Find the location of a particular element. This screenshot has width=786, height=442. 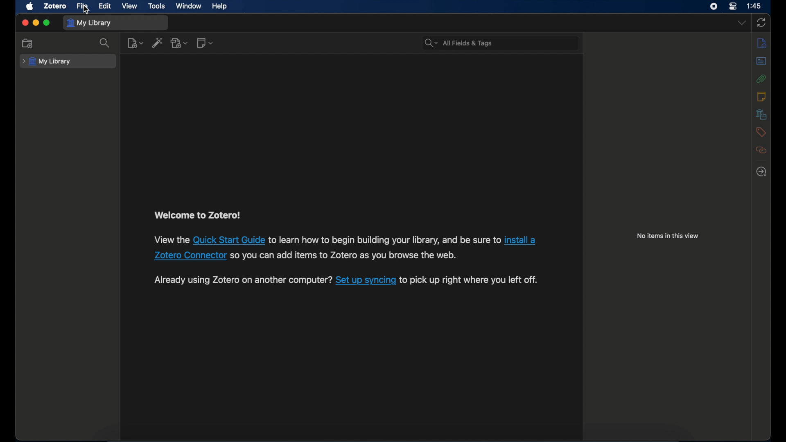

abstract is located at coordinates (761, 61).